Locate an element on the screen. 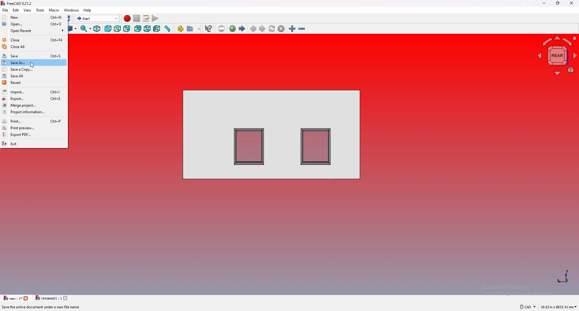  project info is located at coordinates (33, 112).